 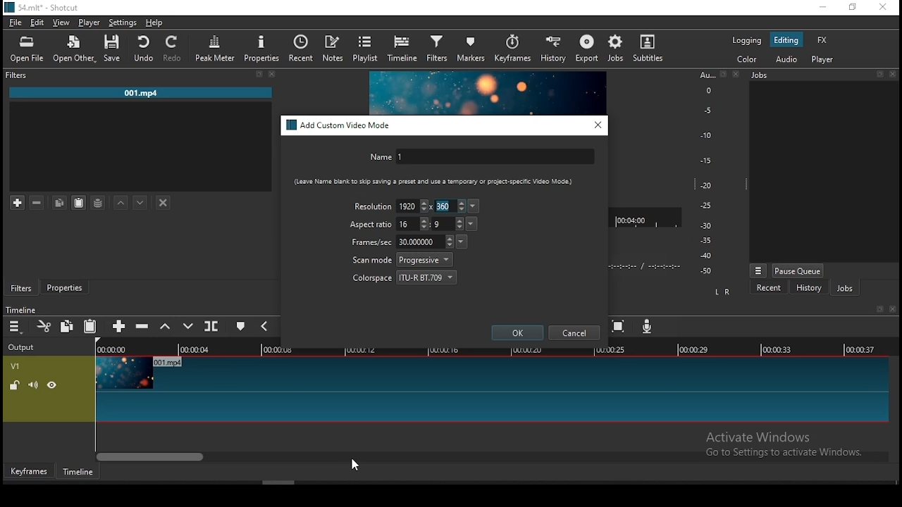 I want to click on timeline, so click(x=78, y=472).